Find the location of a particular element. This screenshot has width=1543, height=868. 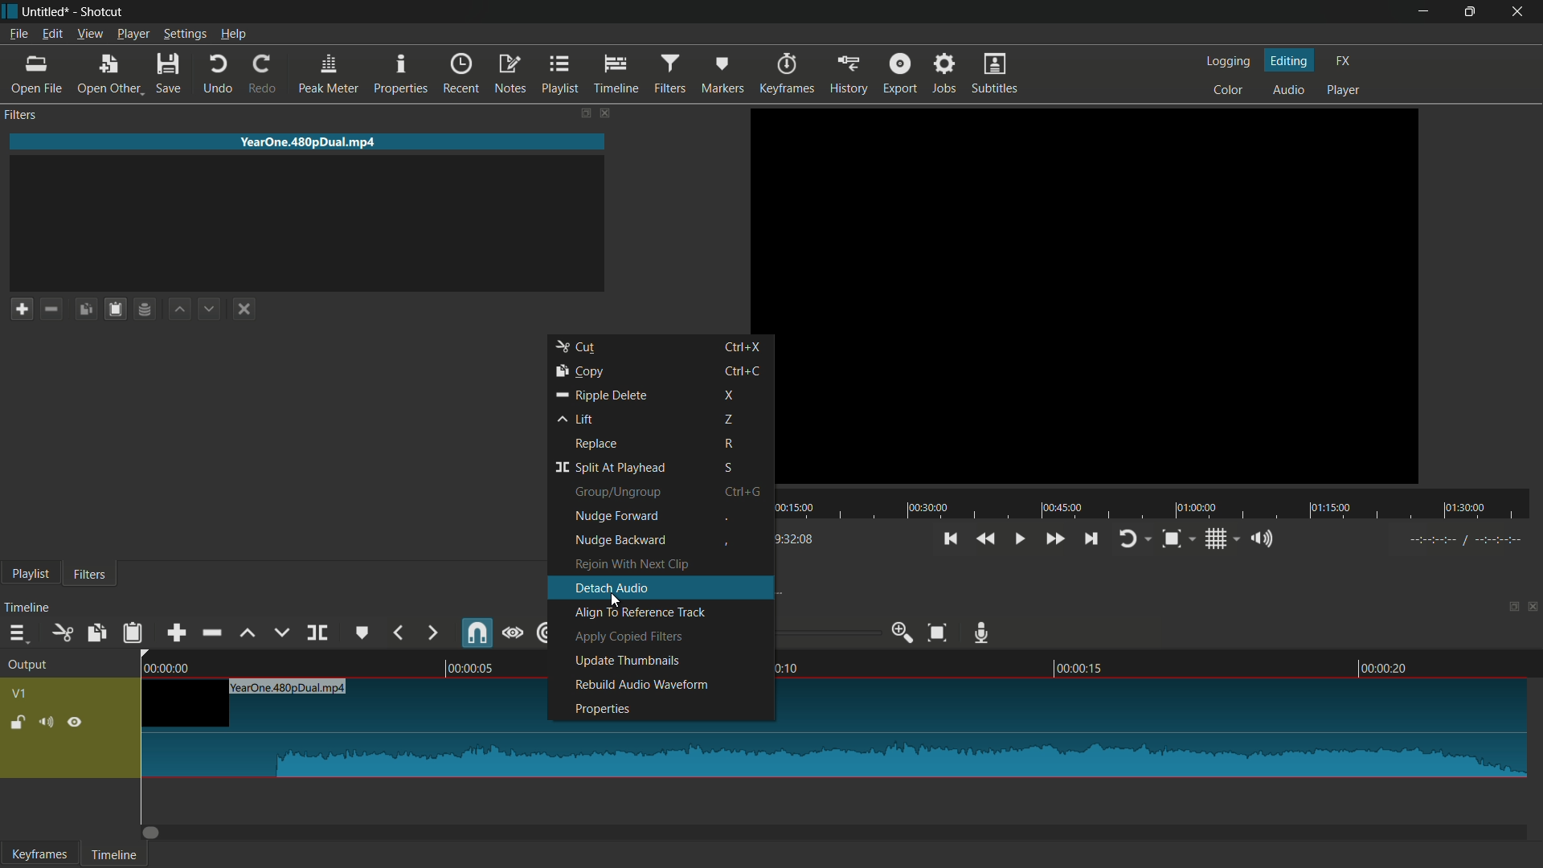

00:00:00 is located at coordinates (170, 666).